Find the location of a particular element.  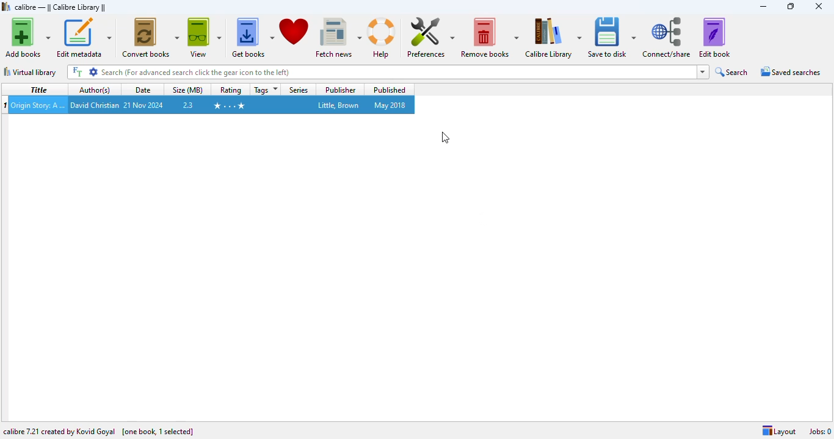

calibre 7.21 created by Kovid Goyal is located at coordinates (59, 431).